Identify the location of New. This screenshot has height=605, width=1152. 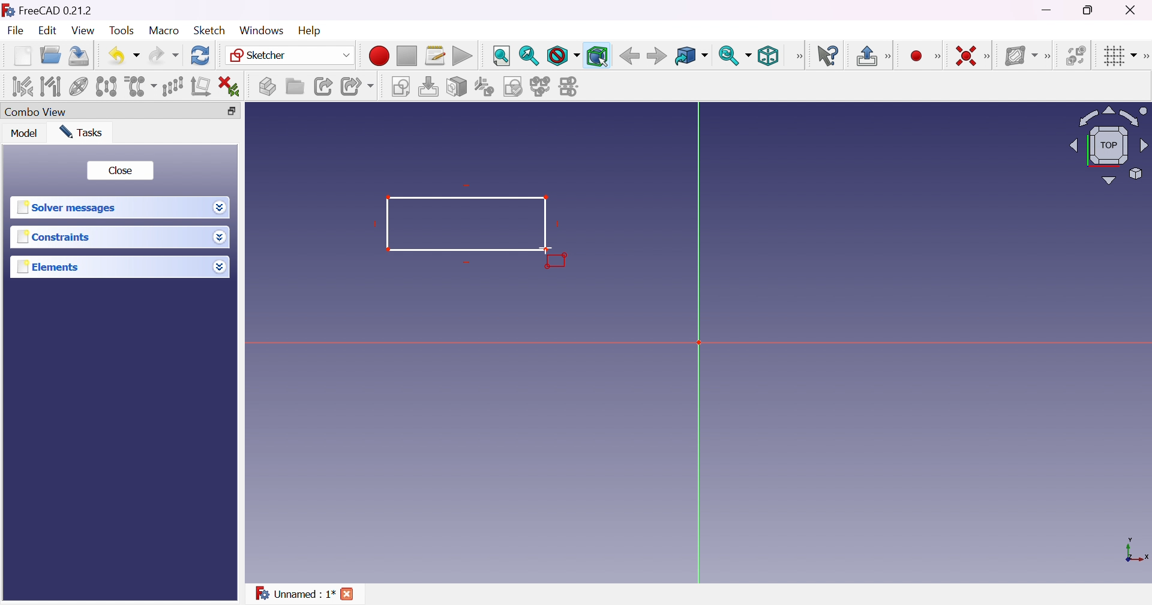
(22, 56).